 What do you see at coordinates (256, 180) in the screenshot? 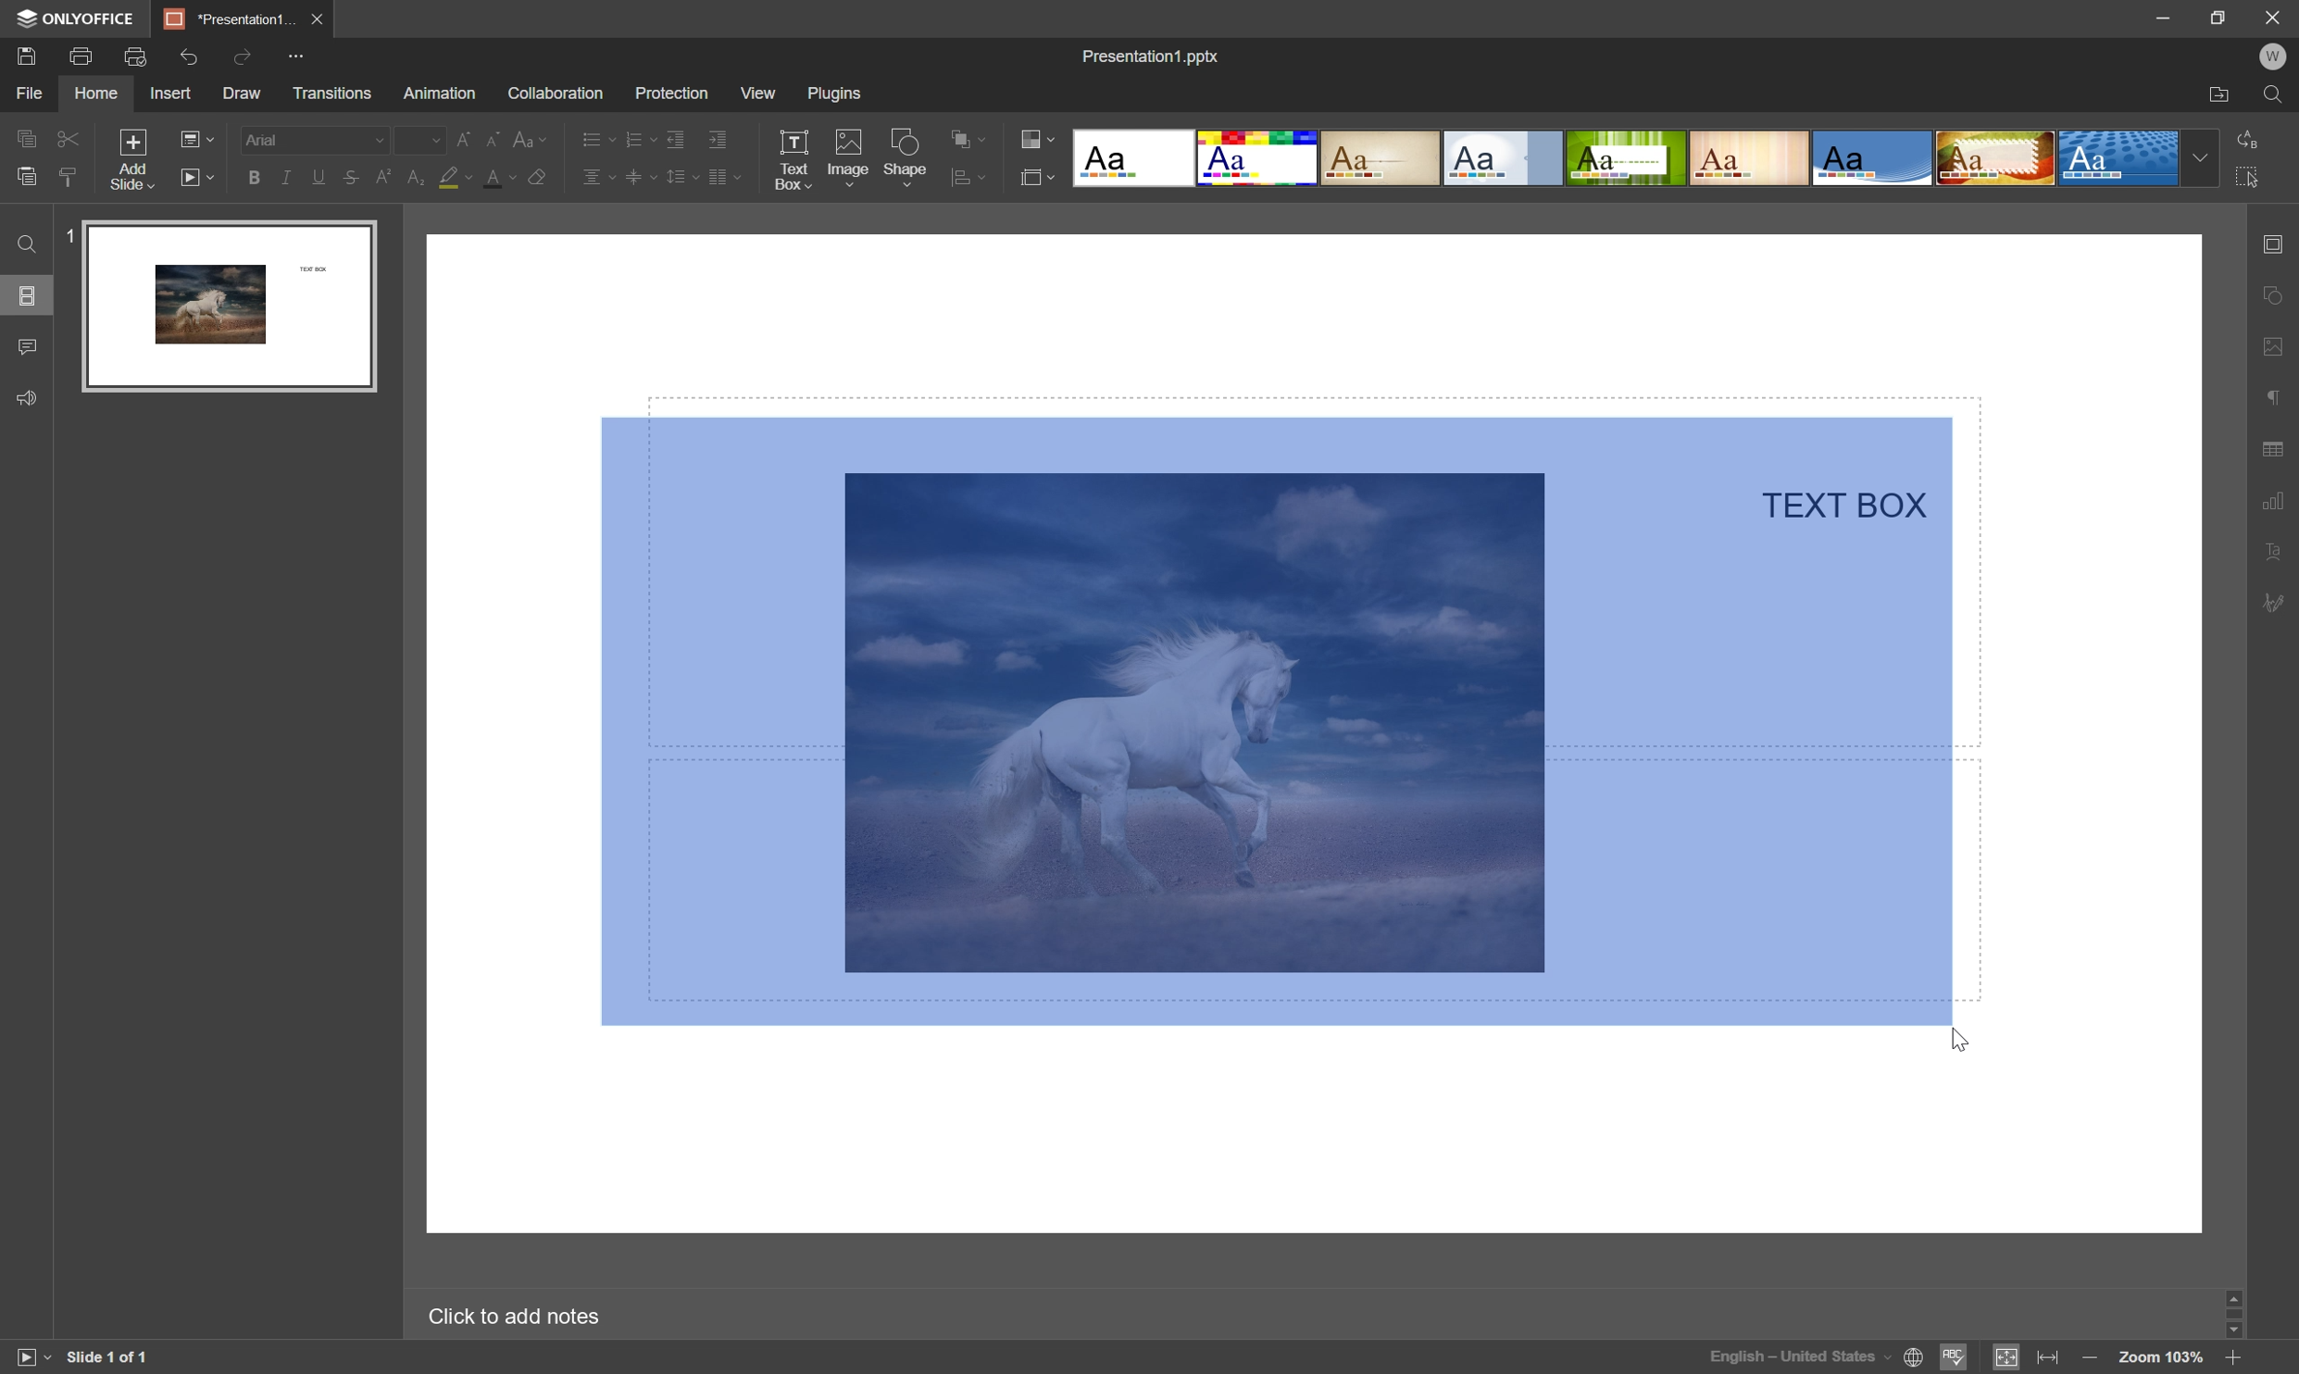
I see `bold` at bounding box center [256, 180].